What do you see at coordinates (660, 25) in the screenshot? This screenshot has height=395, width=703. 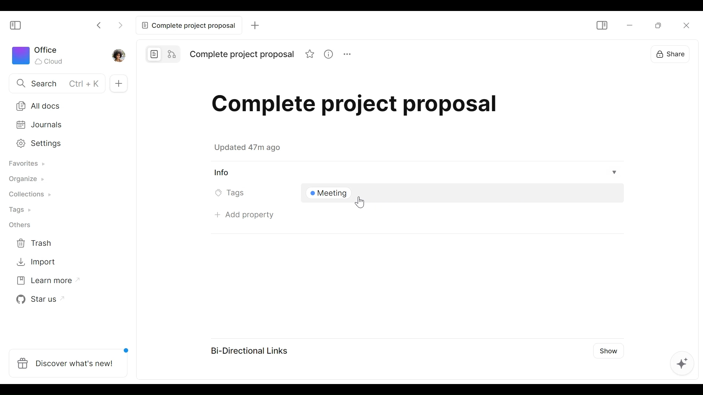 I see `Restore` at bounding box center [660, 25].